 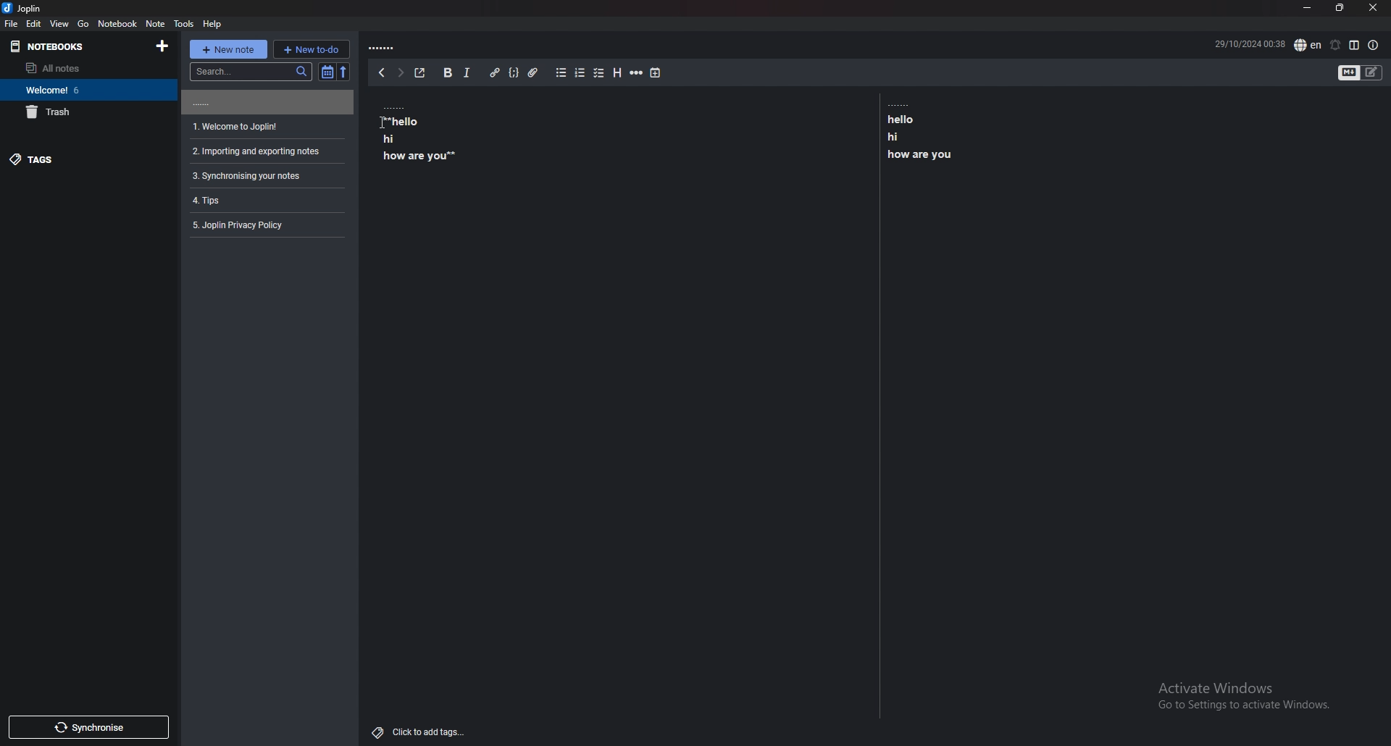 I want to click on add hyperlink, so click(x=496, y=72).